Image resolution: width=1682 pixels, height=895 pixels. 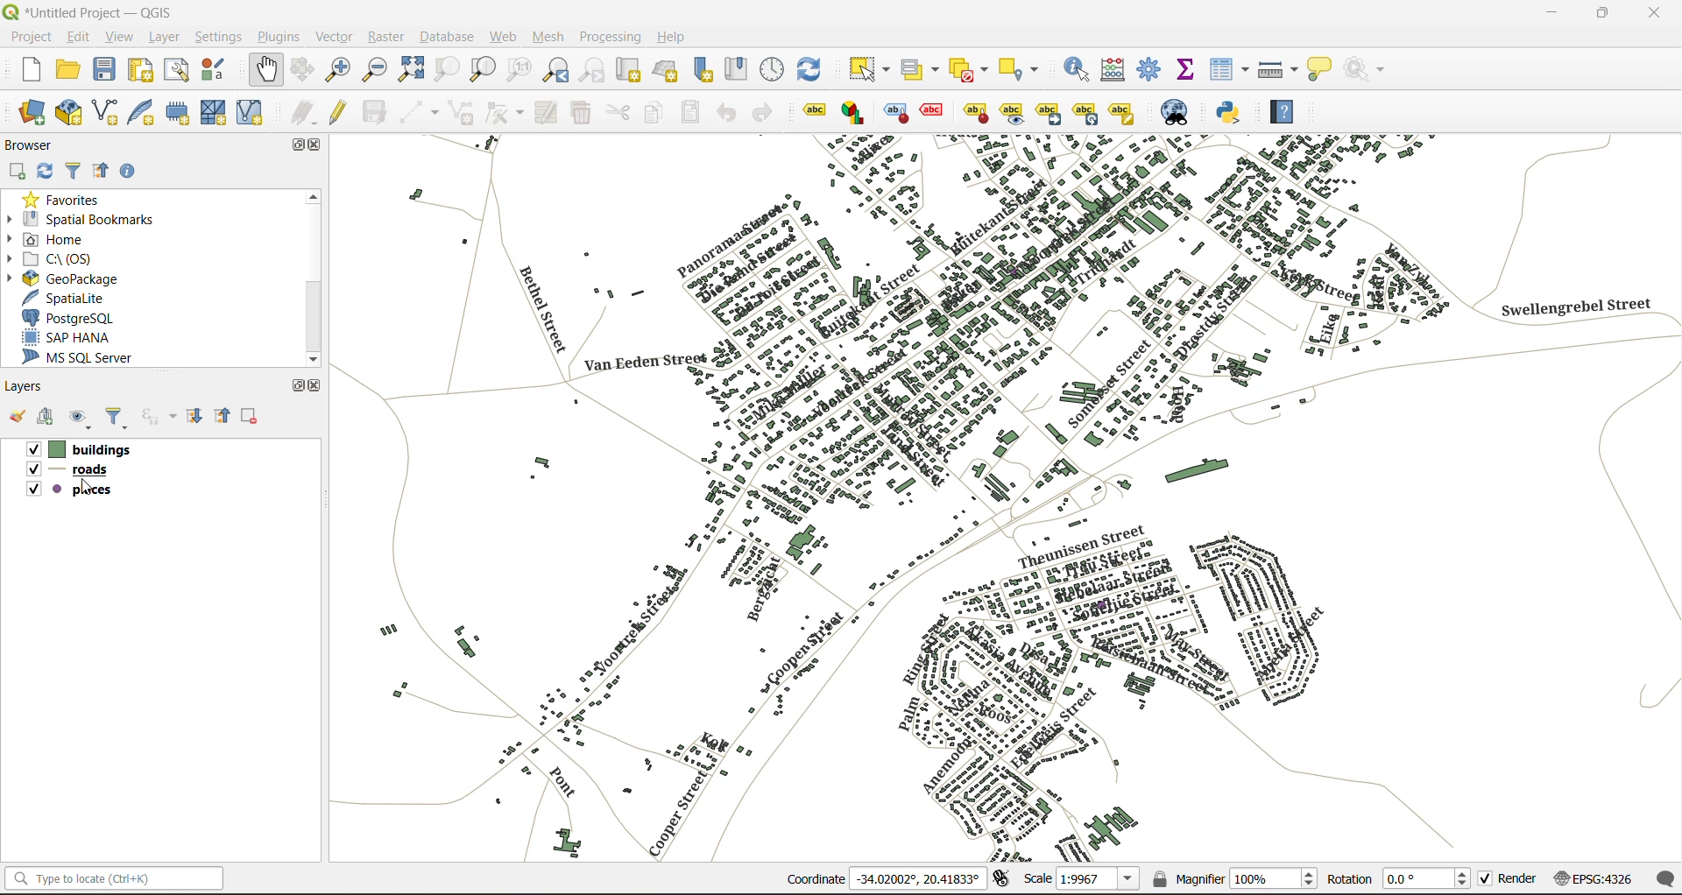 What do you see at coordinates (27, 115) in the screenshot?
I see `open data source manager` at bounding box center [27, 115].